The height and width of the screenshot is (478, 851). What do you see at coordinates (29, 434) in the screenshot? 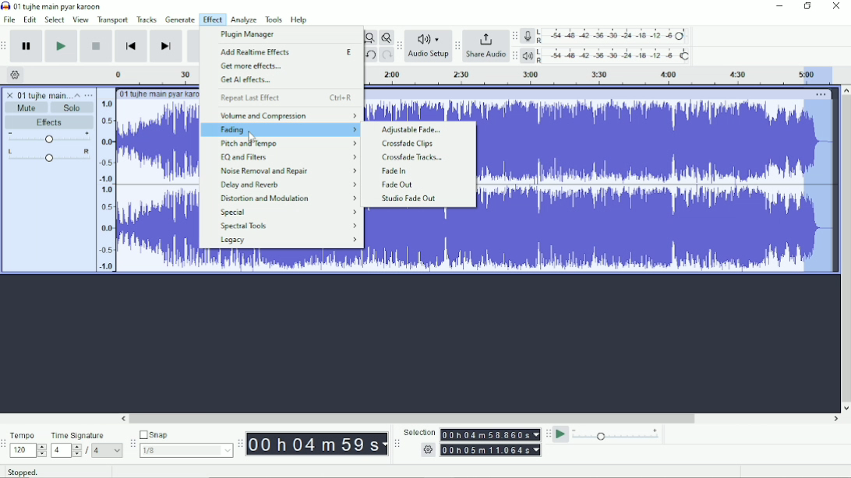
I see `Tempo` at bounding box center [29, 434].